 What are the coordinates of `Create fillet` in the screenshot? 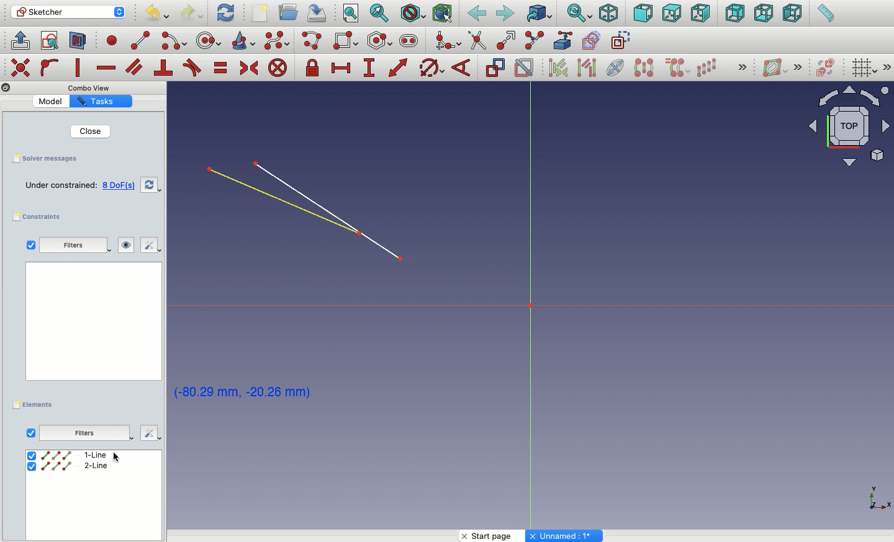 It's located at (447, 41).